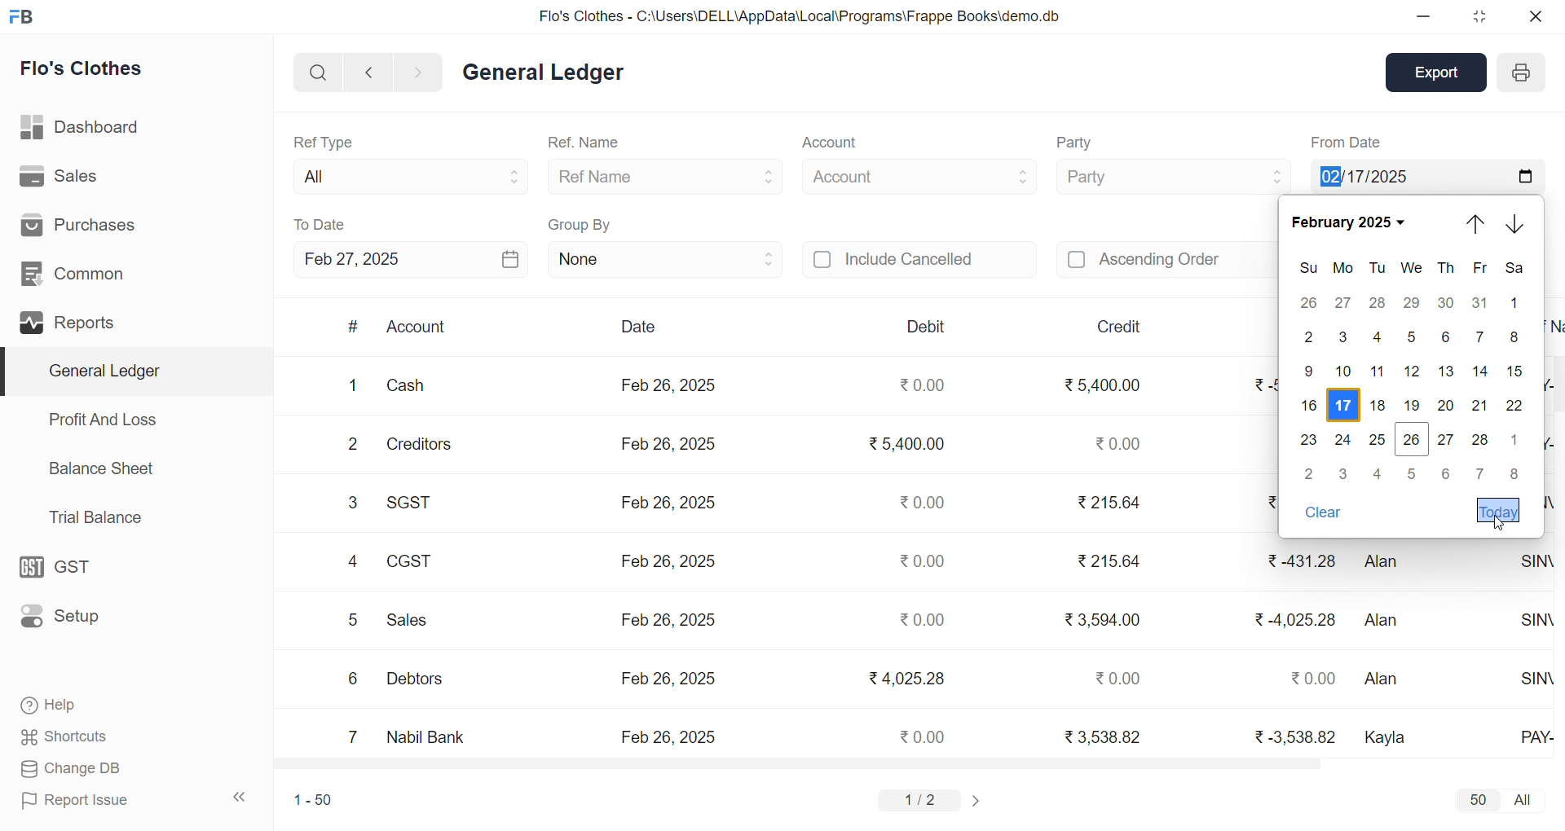 This screenshot has height=831, width=1565. Describe the element at coordinates (1496, 511) in the screenshot. I see `Today` at that location.